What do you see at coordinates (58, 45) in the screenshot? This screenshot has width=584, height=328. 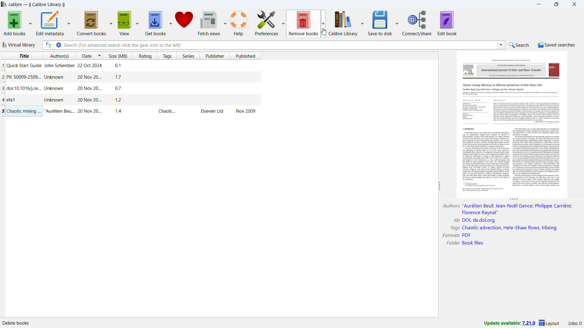 I see `advanced search` at bounding box center [58, 45].